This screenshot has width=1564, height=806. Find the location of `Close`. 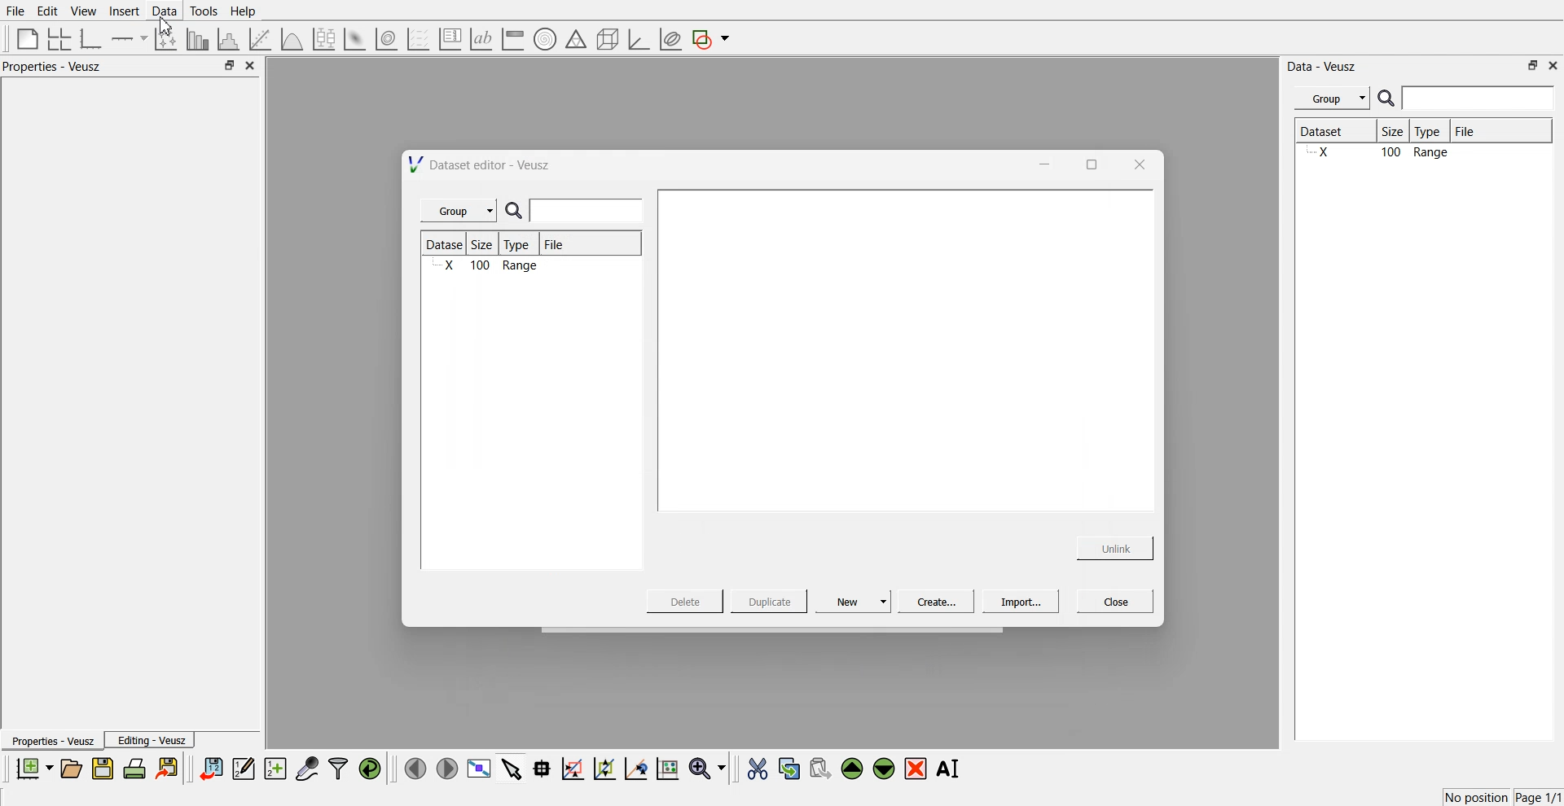

Close is located at coordinates (1116, 600).